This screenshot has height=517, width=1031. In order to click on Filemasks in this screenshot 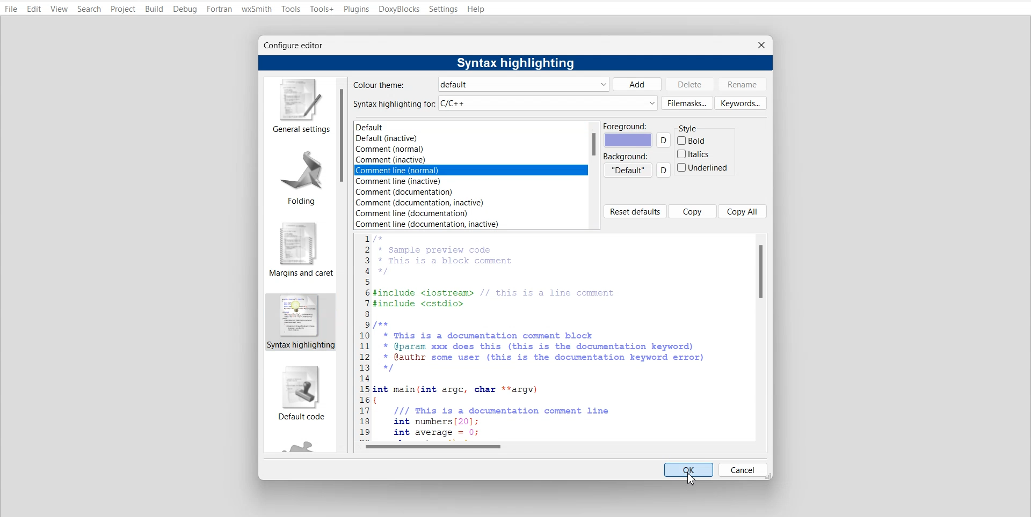, I will do `click(686, 103)`.